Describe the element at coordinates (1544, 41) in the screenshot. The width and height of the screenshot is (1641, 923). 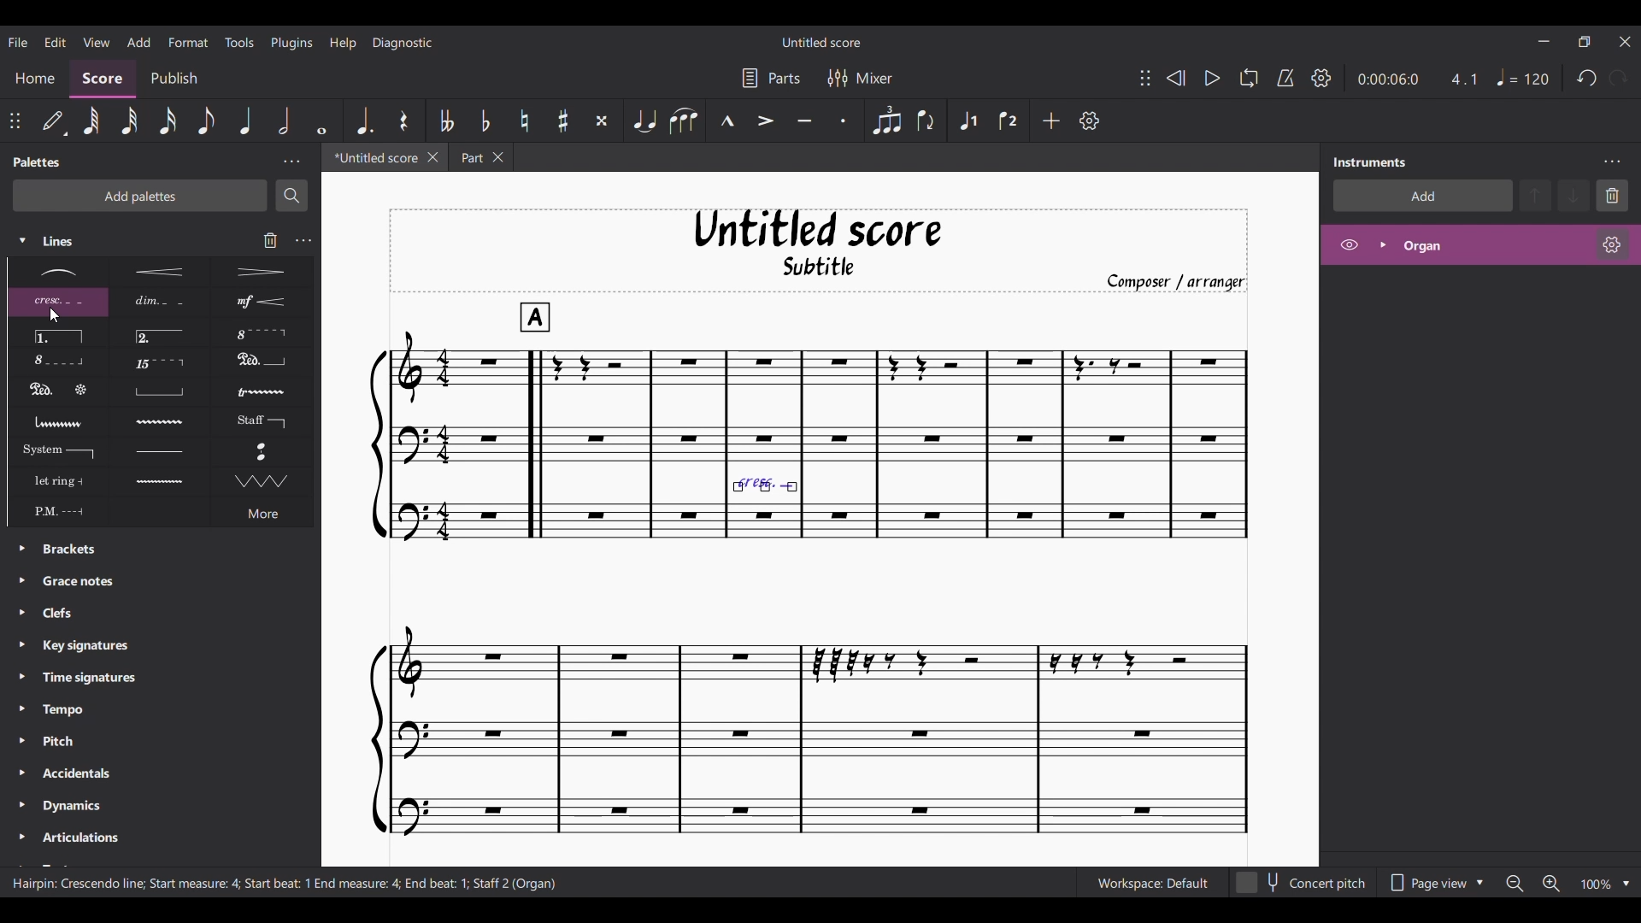
I see `Minimize` at that location.